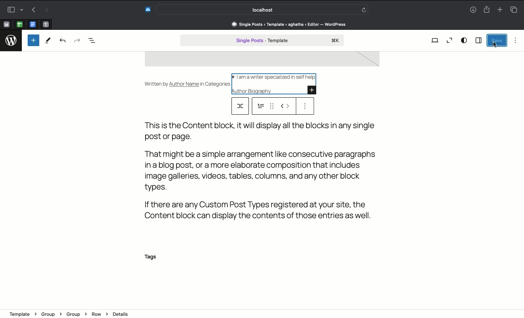  I want to click on Group, so click(75, 314).